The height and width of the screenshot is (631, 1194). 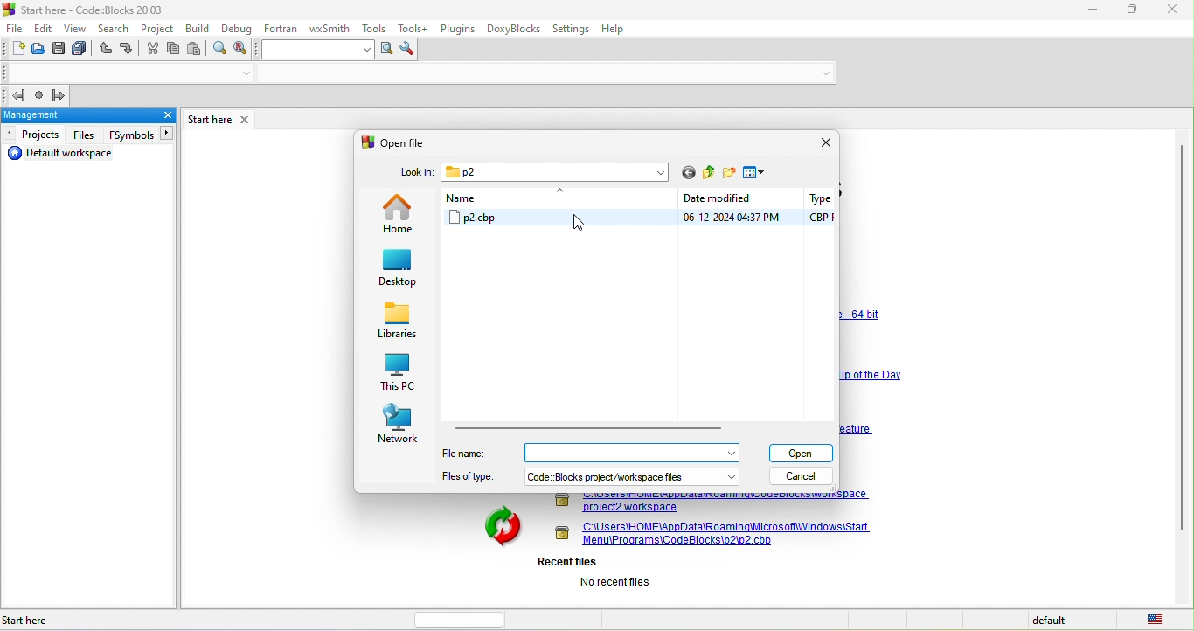 What do you see at coordinates (756, 175) in the screenshot?
I see `view menu` at bounding box center [756, 175].